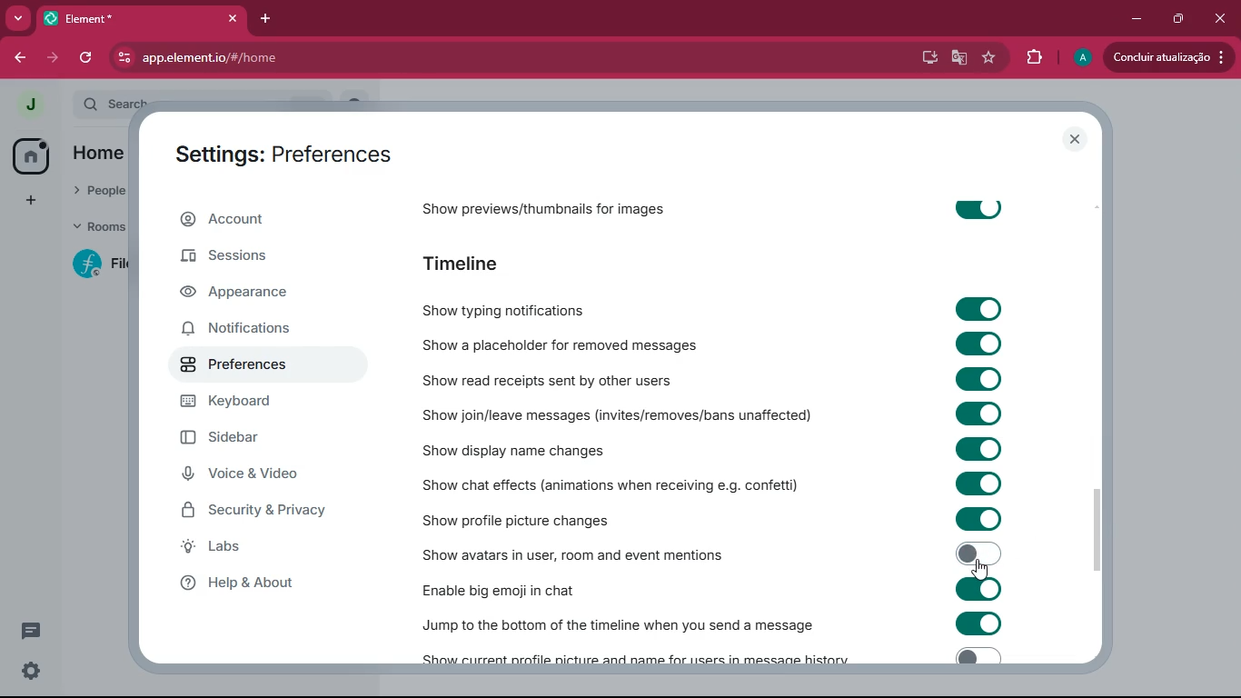  What do you see at coordinates (546, 305) in the screenshot?
I see `show typing notifications` at bounding box center [546, 305].